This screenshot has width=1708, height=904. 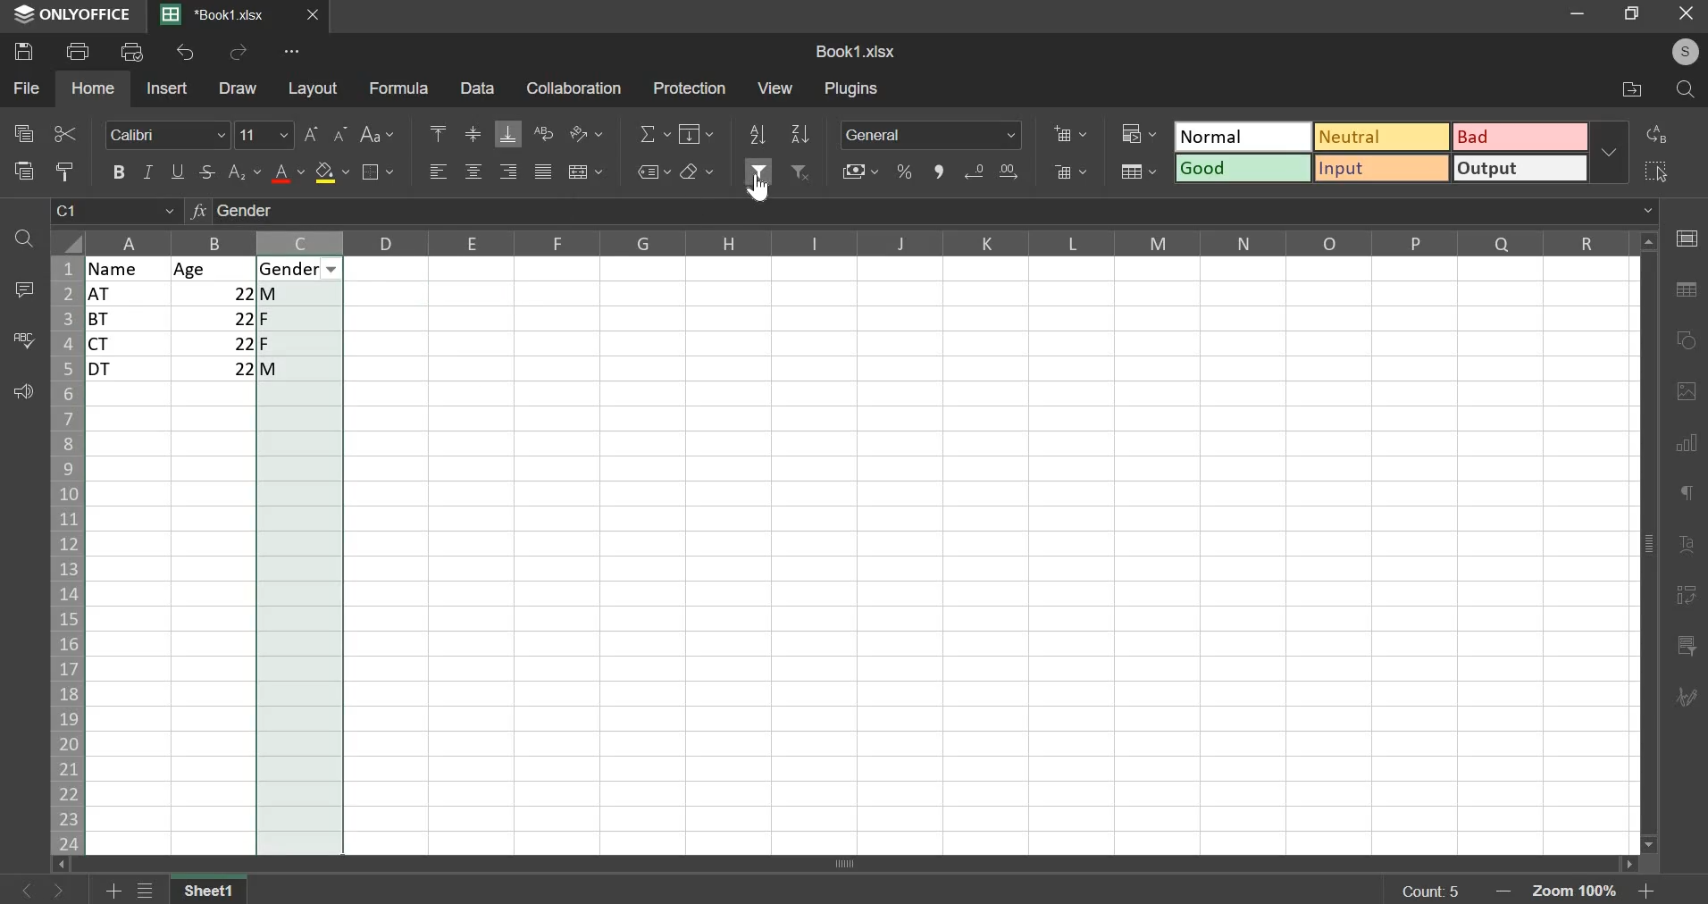 I want to click on merge and center, so click(x=586, y=173).